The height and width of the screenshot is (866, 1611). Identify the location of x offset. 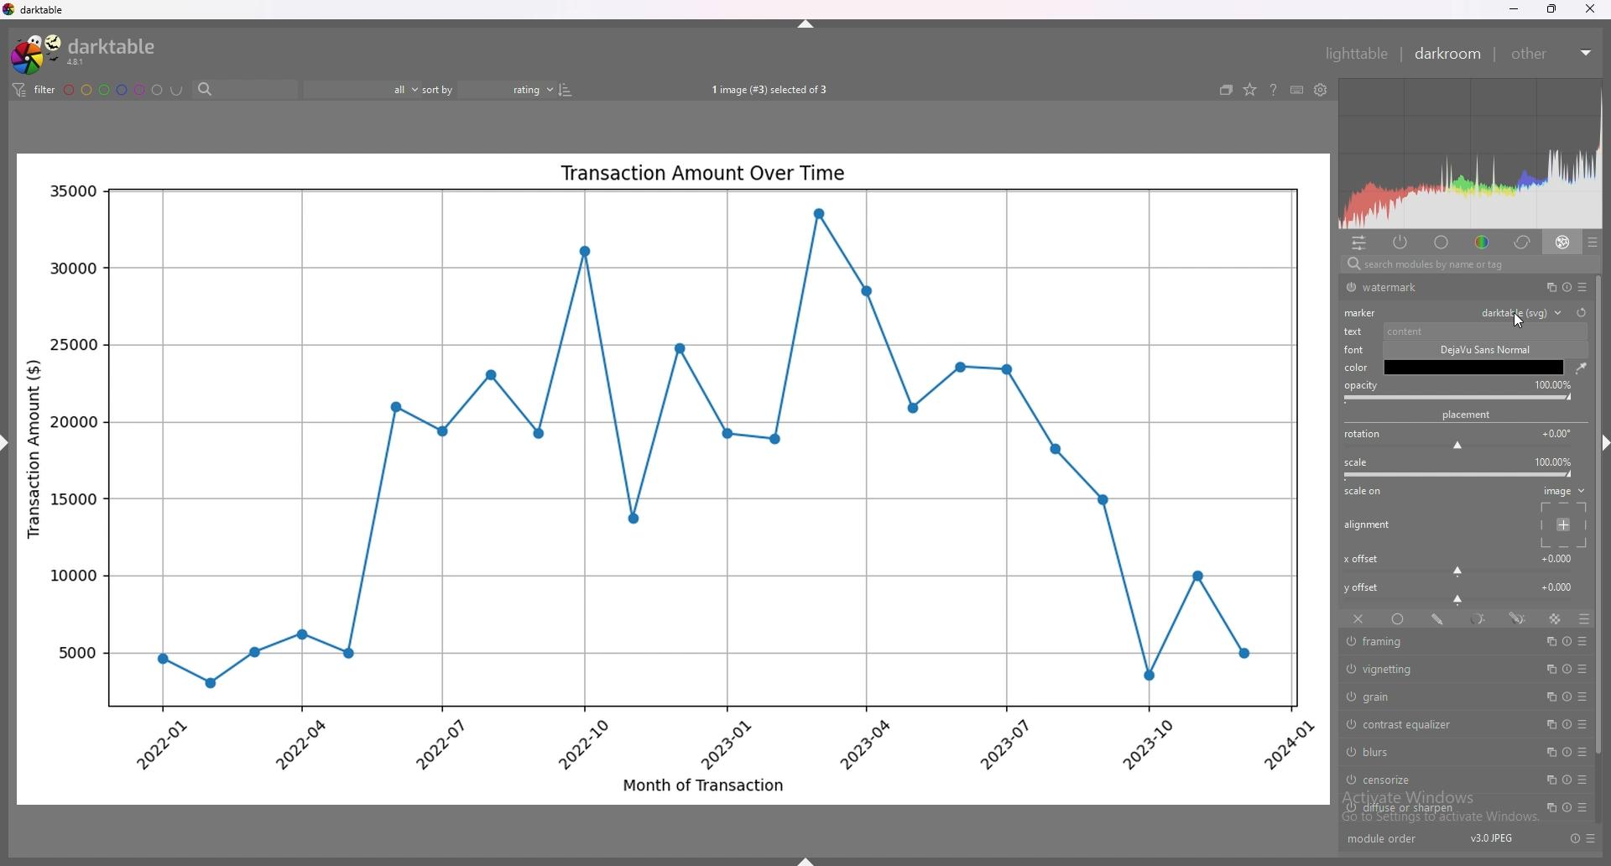
(1360, 559).